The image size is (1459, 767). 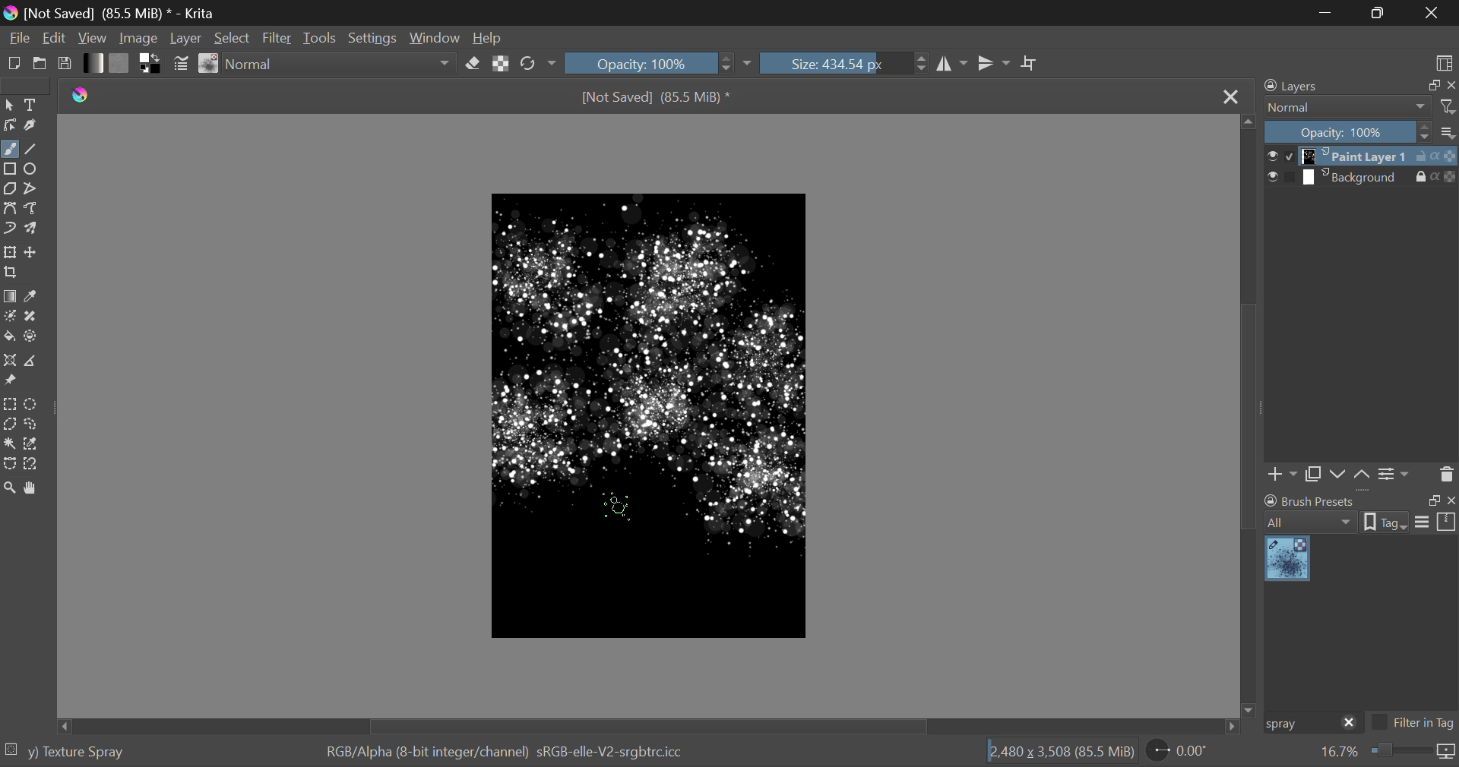 I want to click on Freehand Selection, so click(x=32, y=424).